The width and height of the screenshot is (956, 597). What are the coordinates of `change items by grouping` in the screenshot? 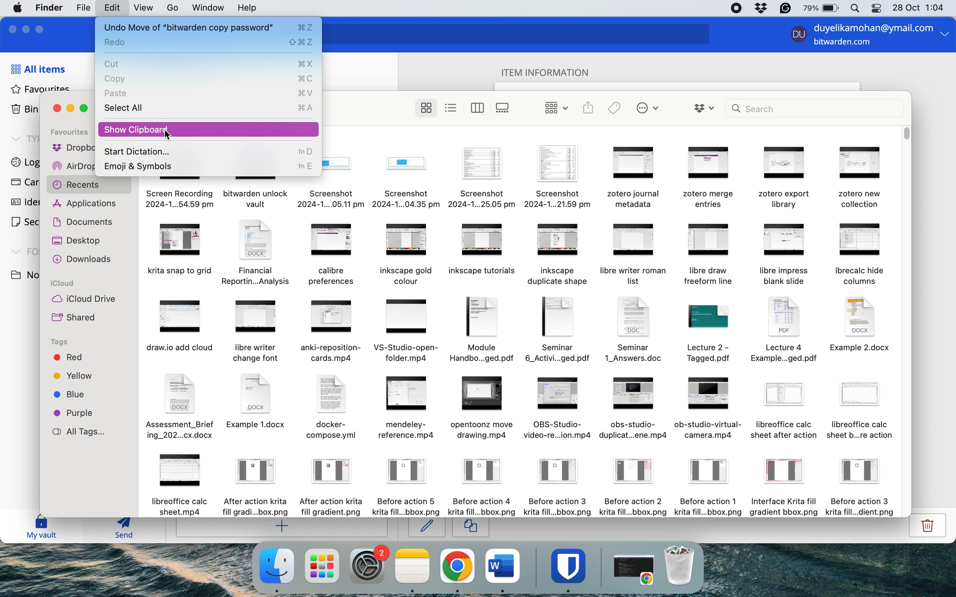 It's located at (552, 107).